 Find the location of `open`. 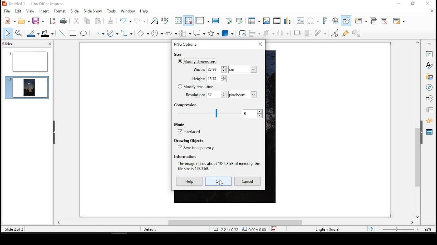

open is located at coordinates (24, 20).